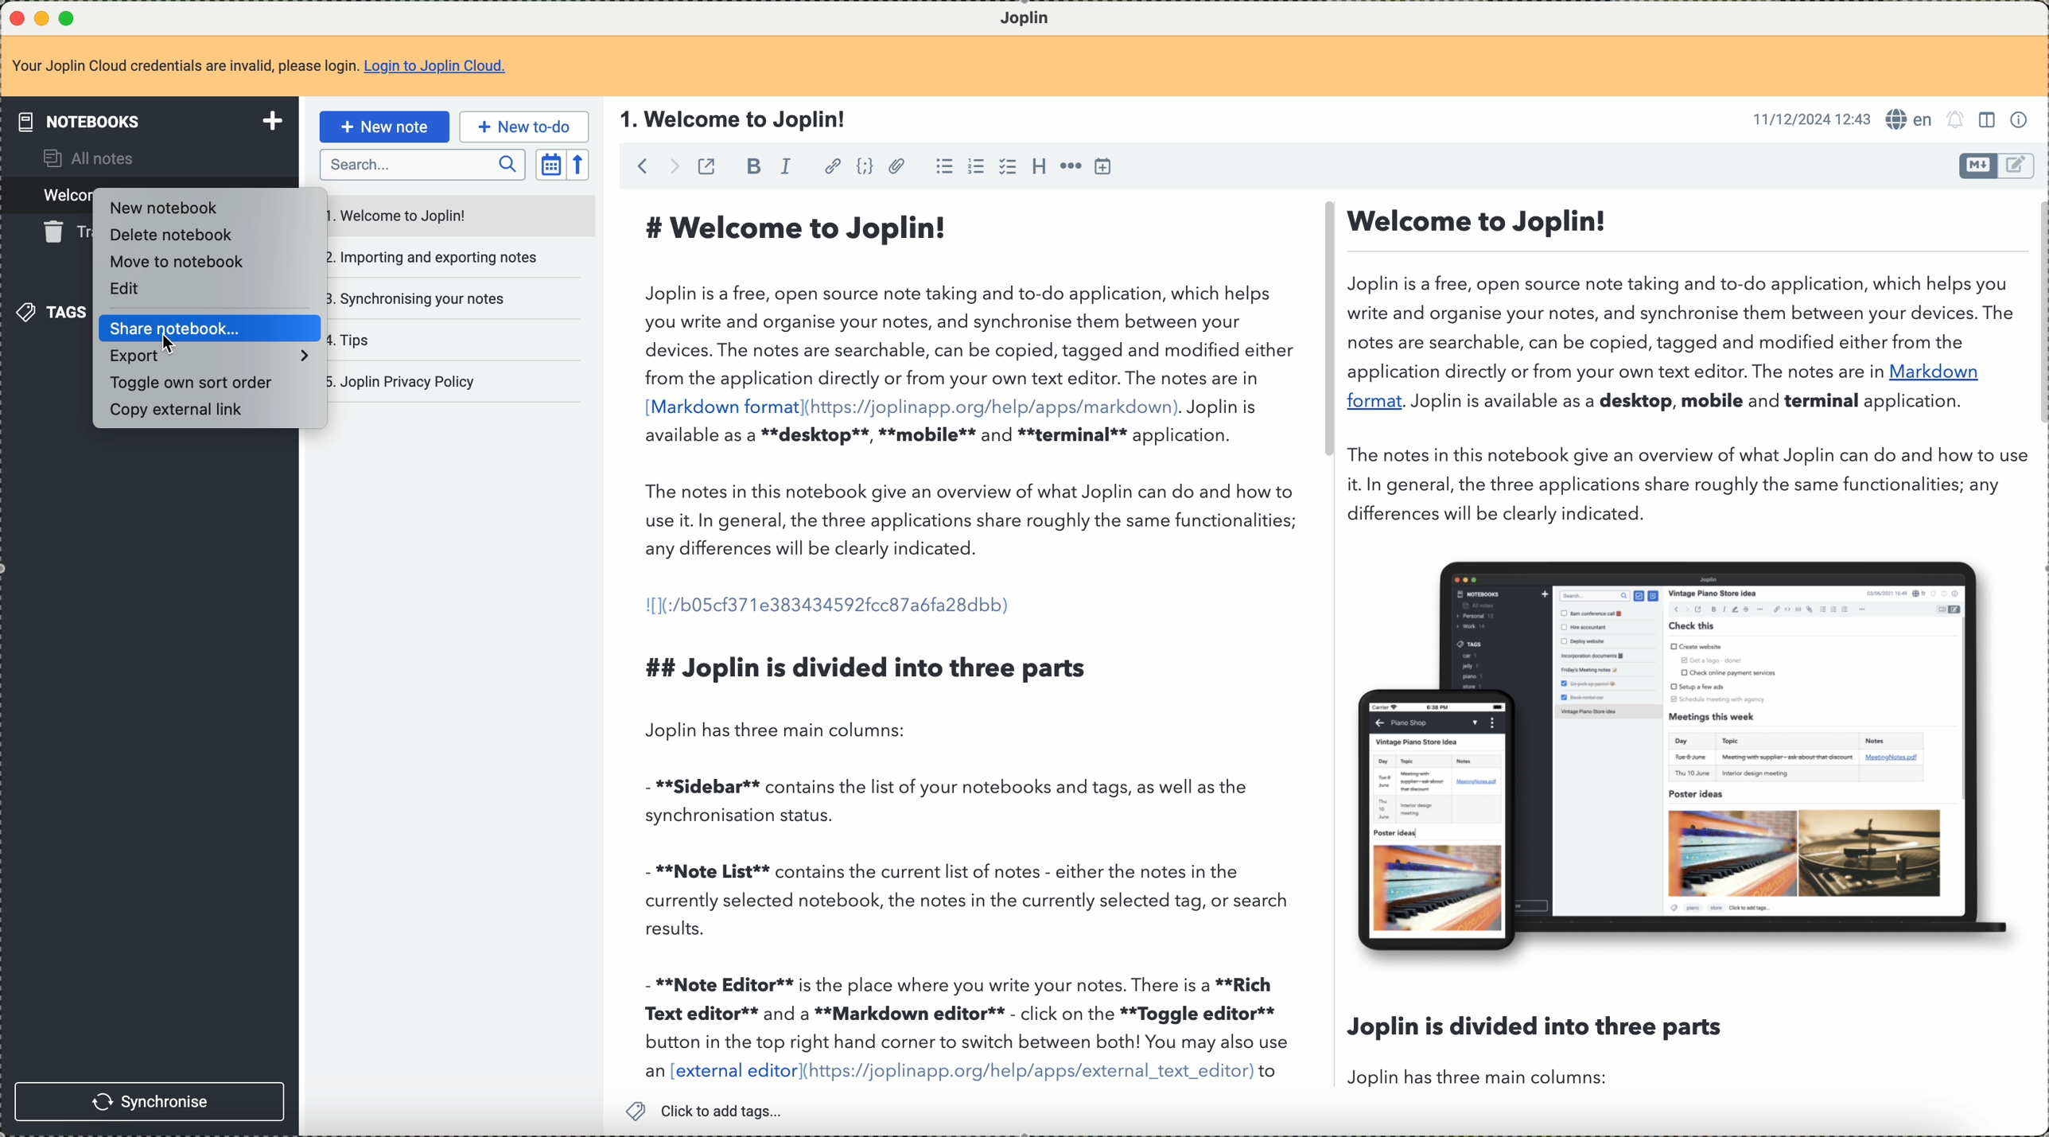 This screenshot has width=2049, height=1137. What do you see at coordinates (1106, 167) in the screenshot?
I see `insert time` at bounding box center [1106, 167].